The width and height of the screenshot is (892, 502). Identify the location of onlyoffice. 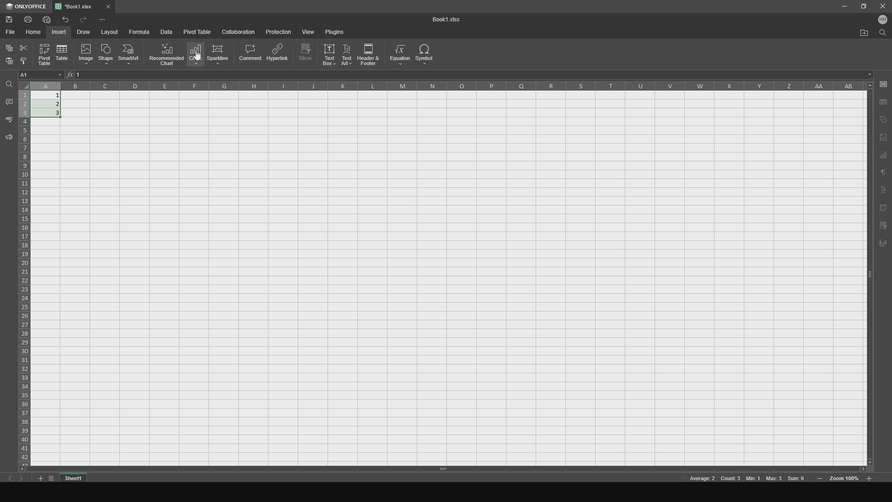
(25, 6).